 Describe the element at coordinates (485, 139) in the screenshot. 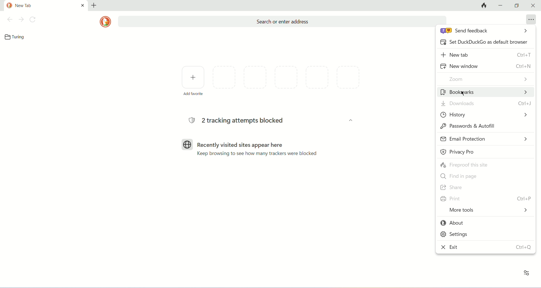

I see `email protection` at that location.